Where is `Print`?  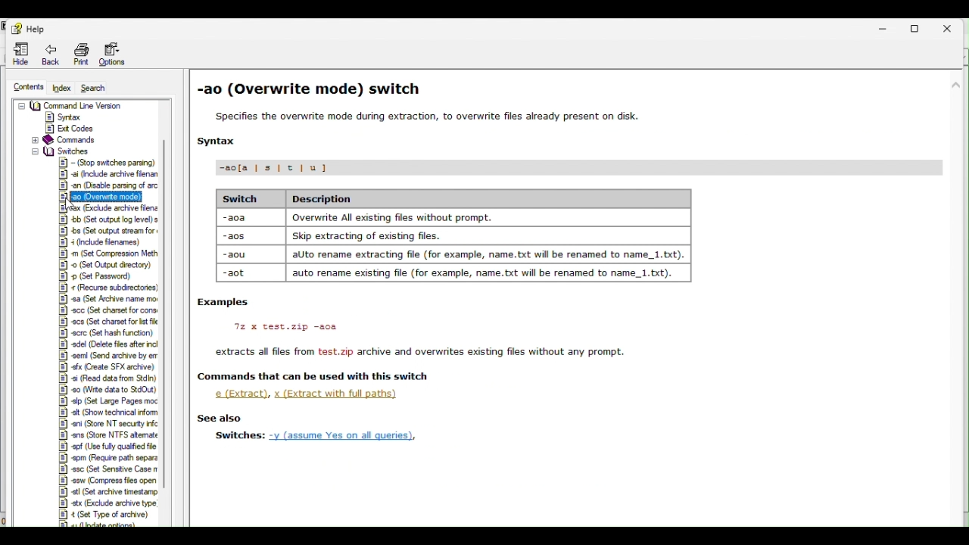
Print is located at coordinates (83, 54).